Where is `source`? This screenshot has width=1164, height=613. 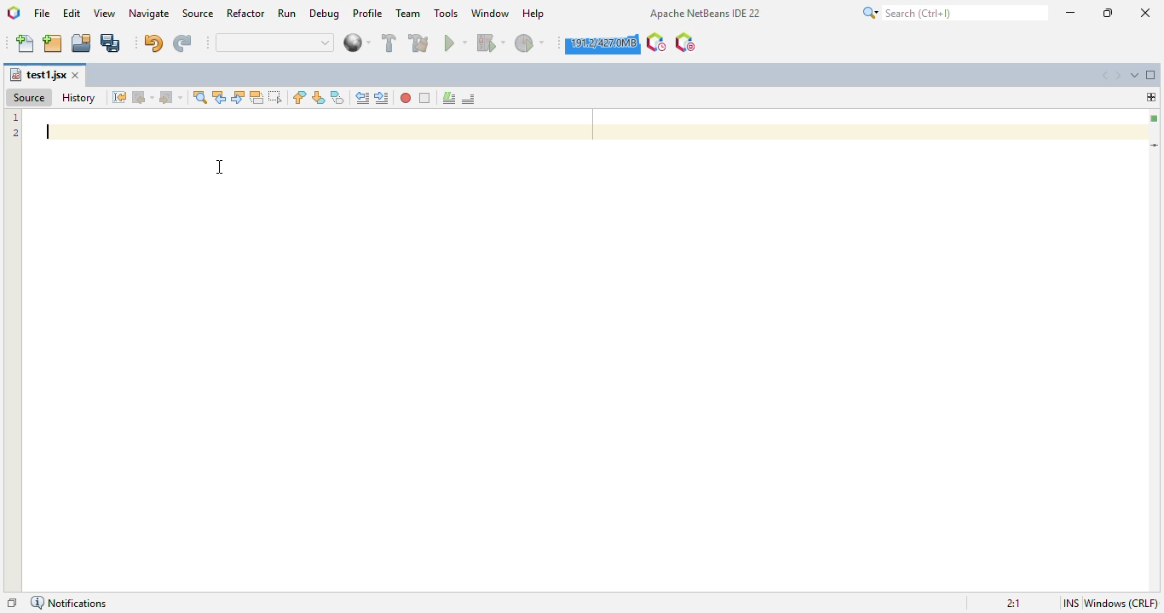 source is located at coordinates (31, 98).